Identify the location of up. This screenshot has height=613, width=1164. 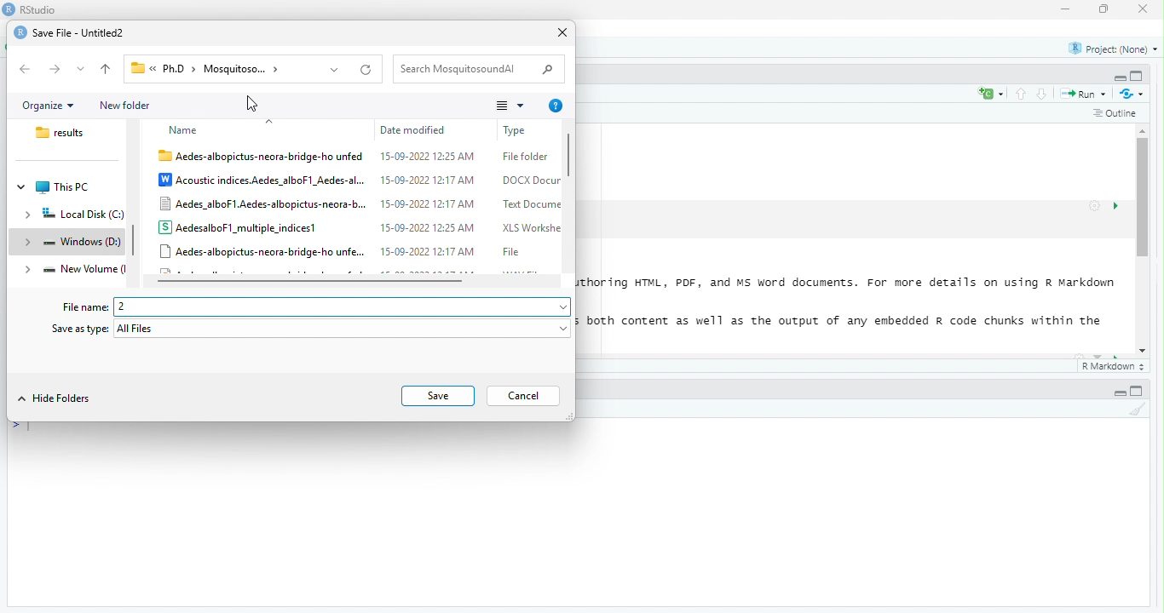
(1022, 94).